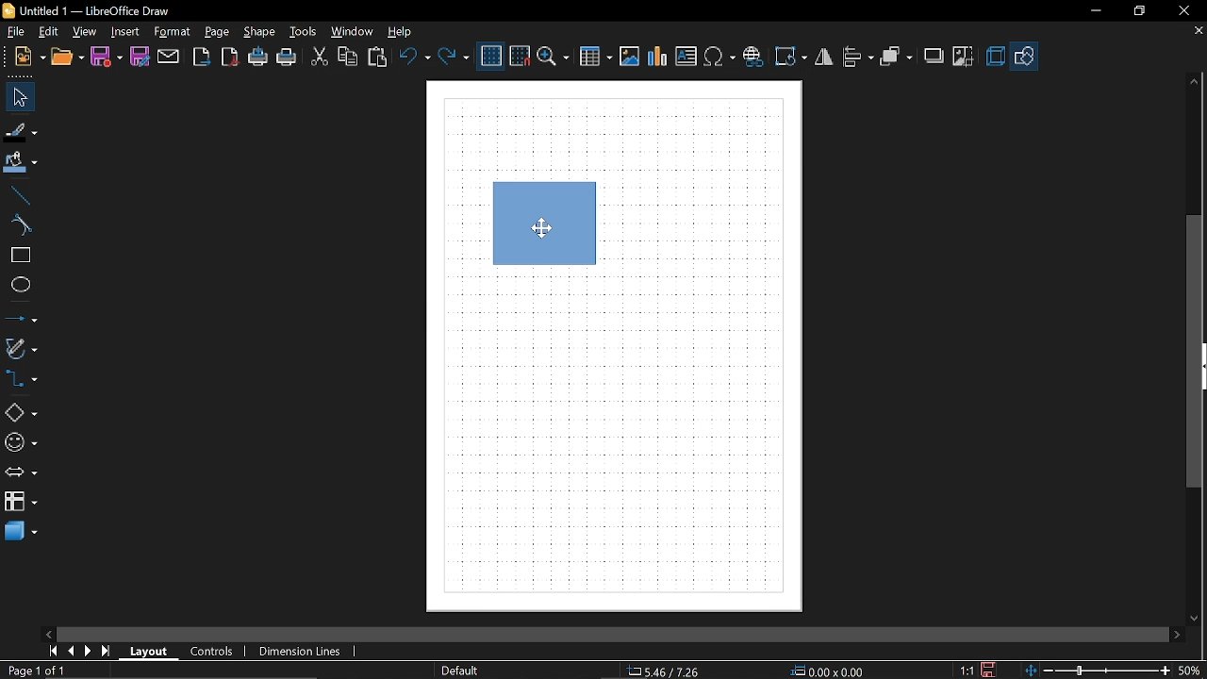 The width and height of the screenshot is (1207, 679). I want to click on Export, so click(201, 58).